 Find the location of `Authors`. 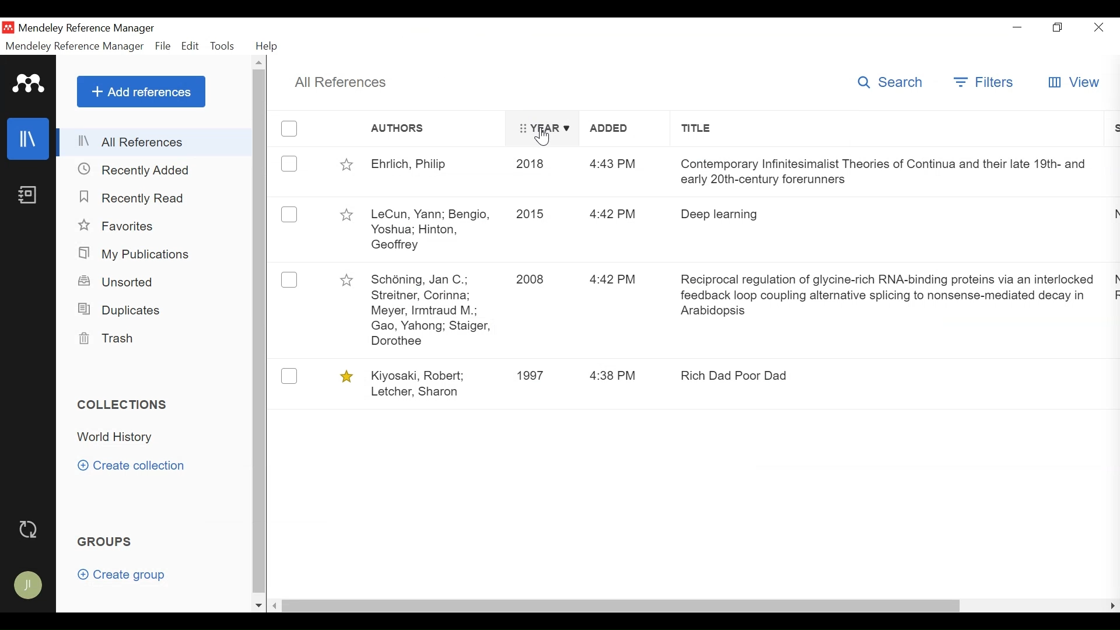

Authors is located at coordinates (436, 129).